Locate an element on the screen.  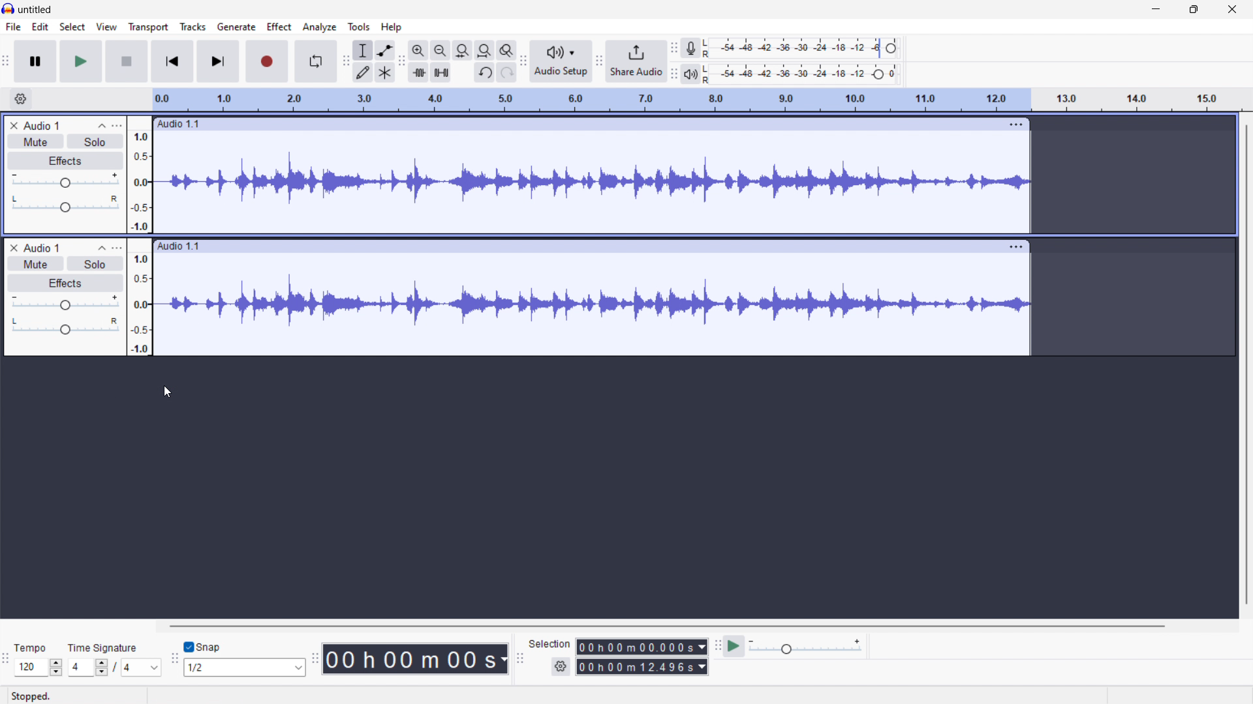
vertical scrollbar is located at coordinates (1243, 370).